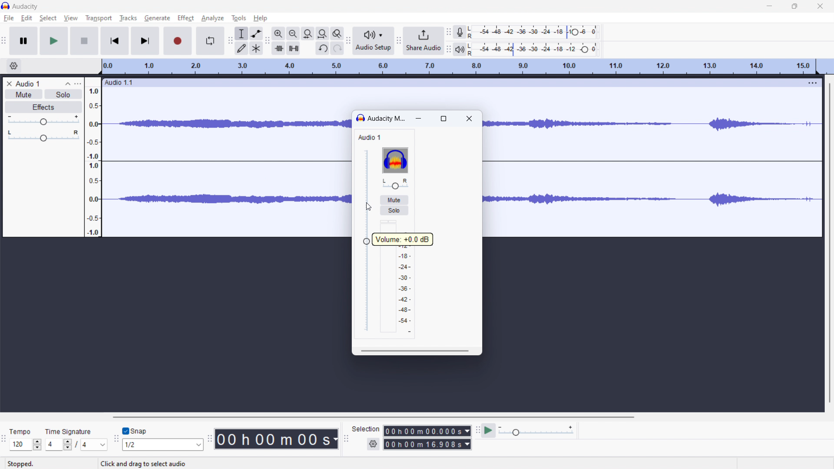 This screenshot has height=469, width=834. Describe the element at coordinates (420, 119) in the screenshot. I see `minimize` at that location.